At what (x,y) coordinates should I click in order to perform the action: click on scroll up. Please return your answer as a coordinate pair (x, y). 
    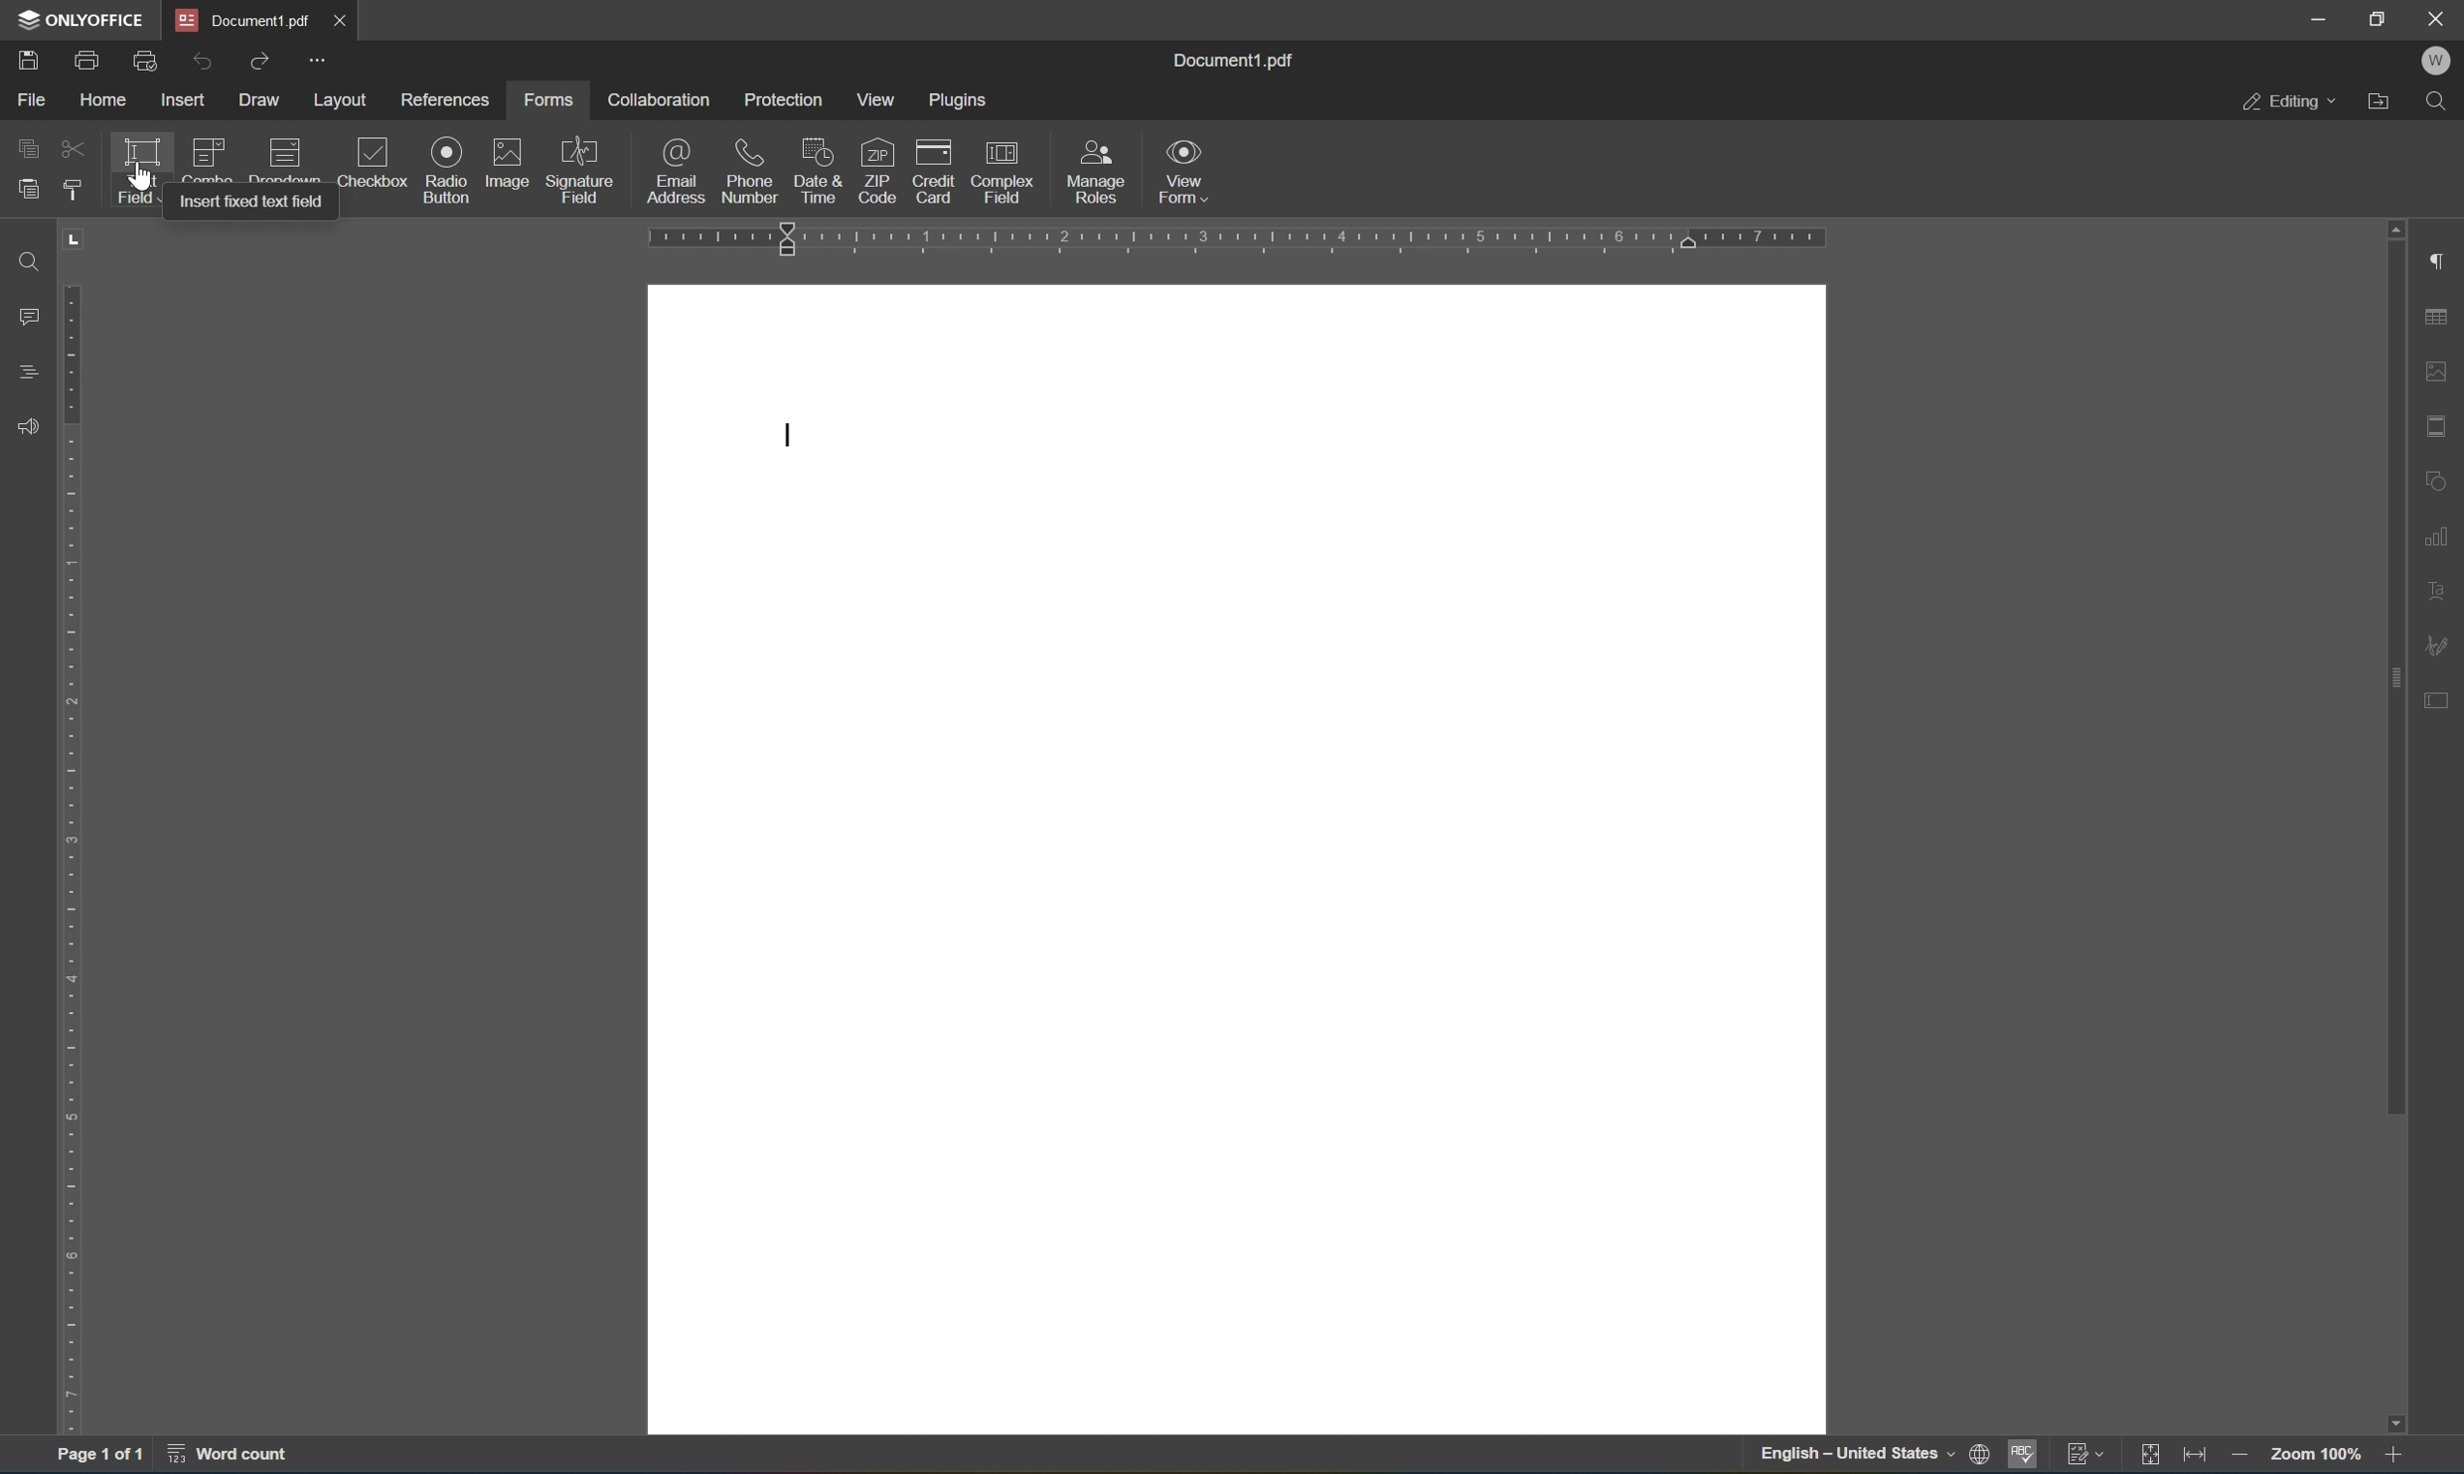
    Looking at the image, I should click on (2399, 227).